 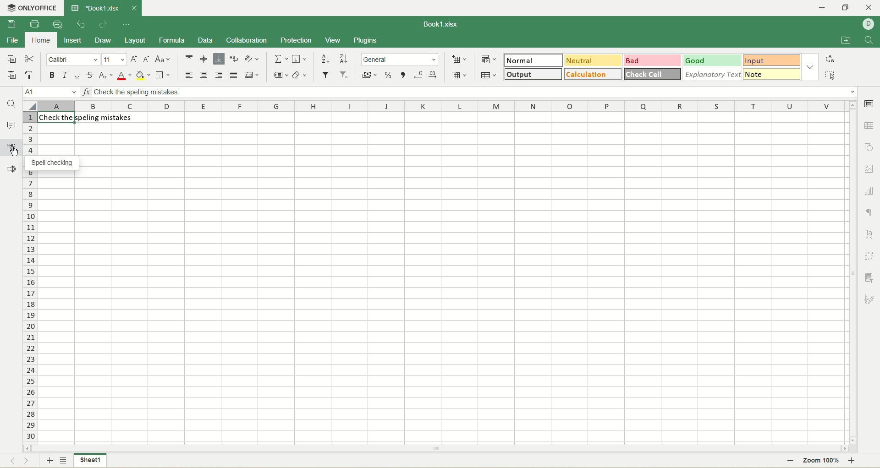 I want to click on formula, so click(x=171, y=40).